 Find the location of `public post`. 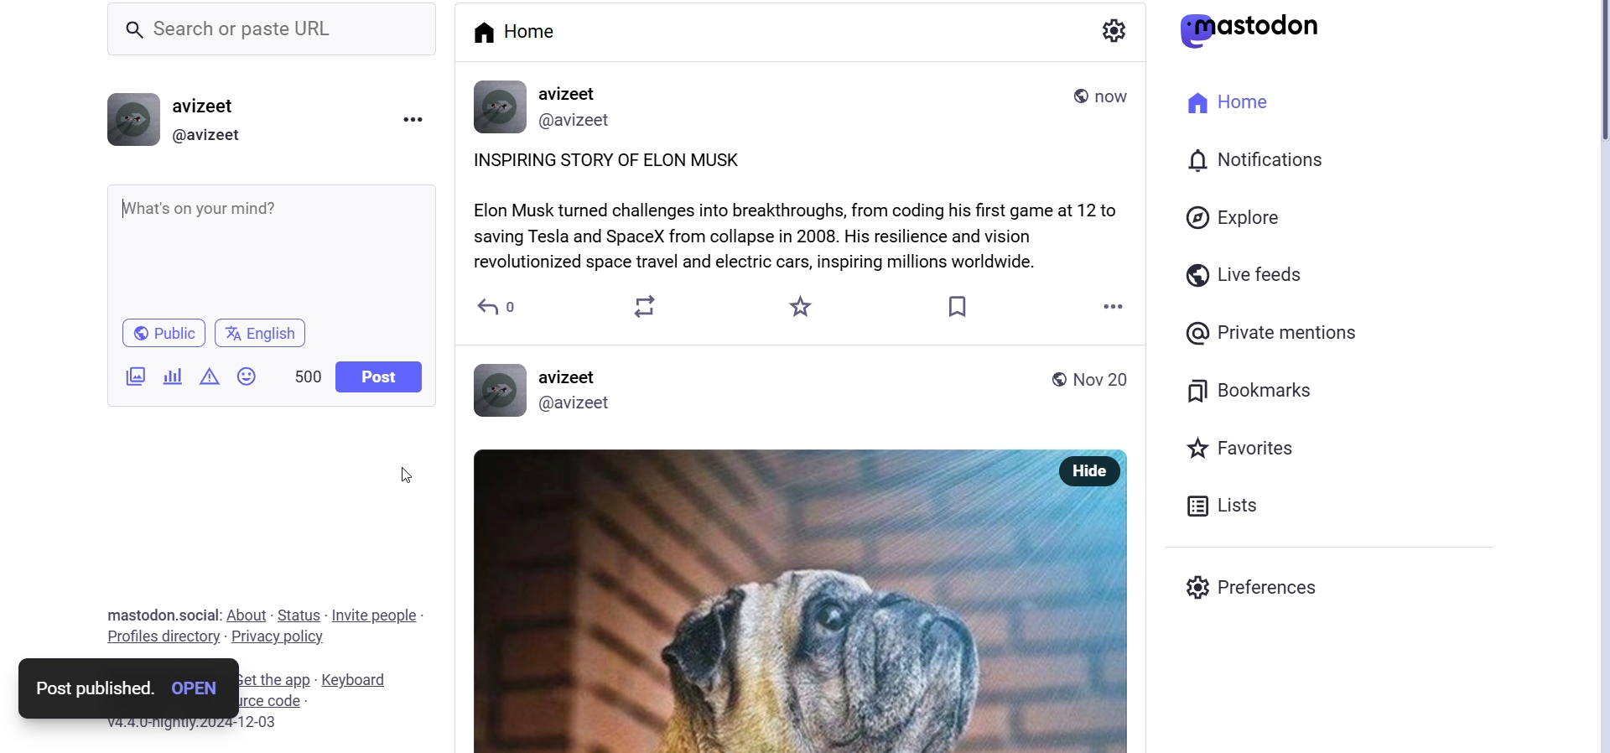

public post is located at coordinates (1076, 96).